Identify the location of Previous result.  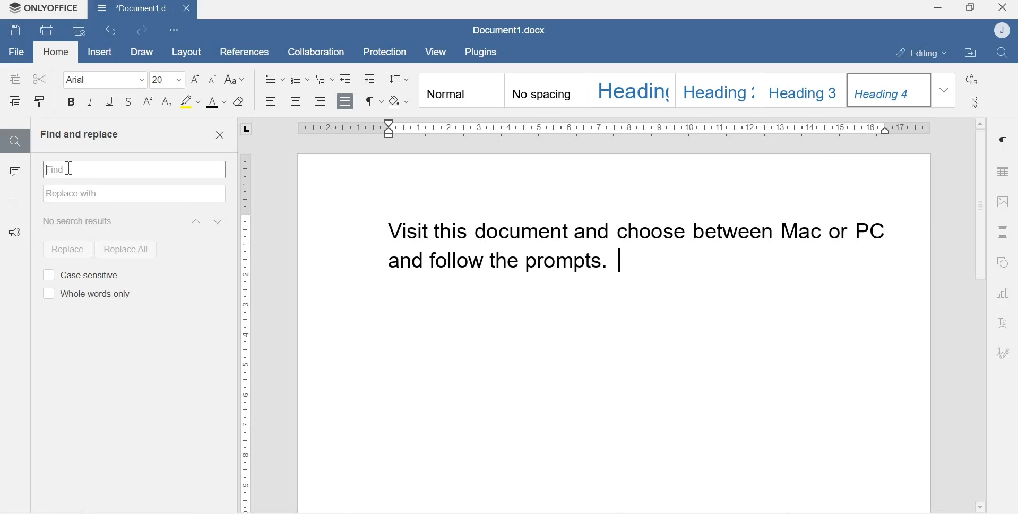
(195, 221).